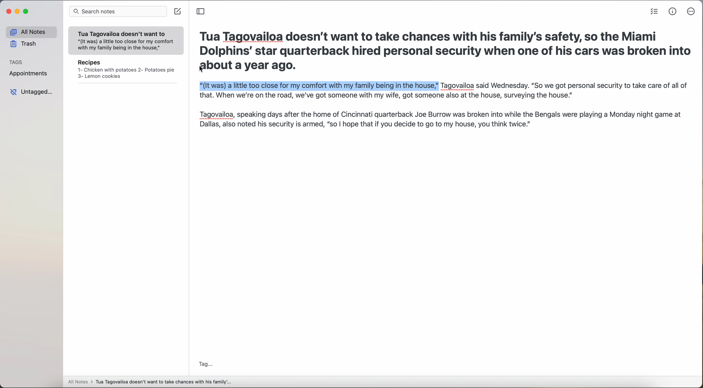 This screenshot has width=703, height=388. I want to click on all notes > Tua Tagovailoa doesn't want to take chances with his family', so click(150, 383).